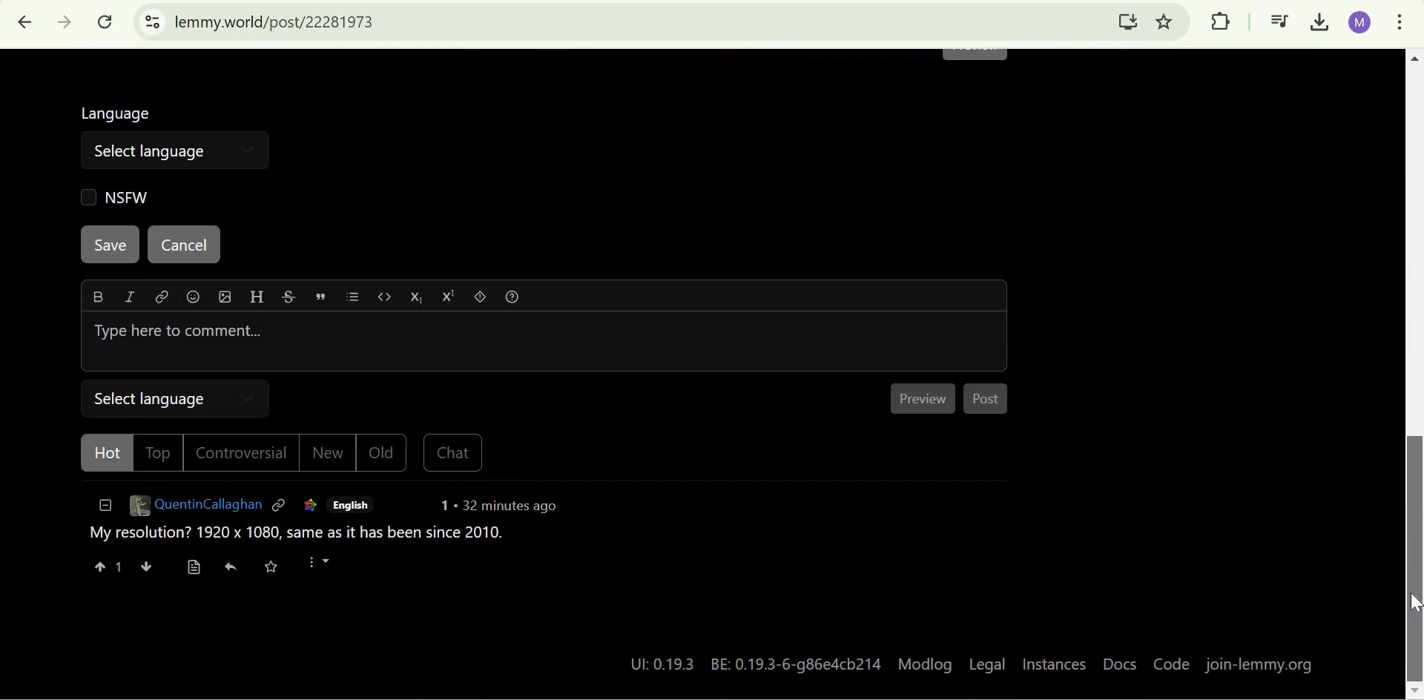  I want to click on UI: 0.19.3, so click(657, 664).